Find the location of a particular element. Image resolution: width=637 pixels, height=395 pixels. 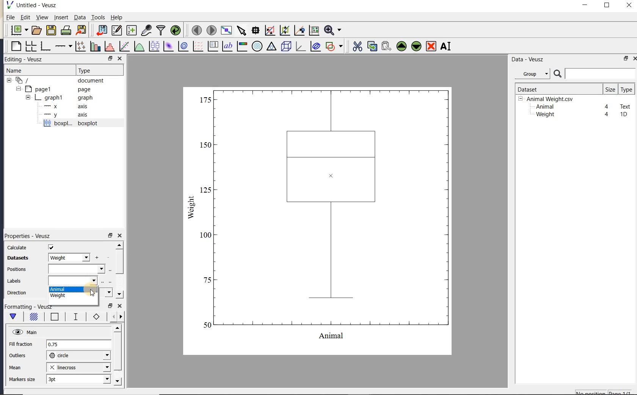

copy the selected widget is located at coordinates (371, 46).